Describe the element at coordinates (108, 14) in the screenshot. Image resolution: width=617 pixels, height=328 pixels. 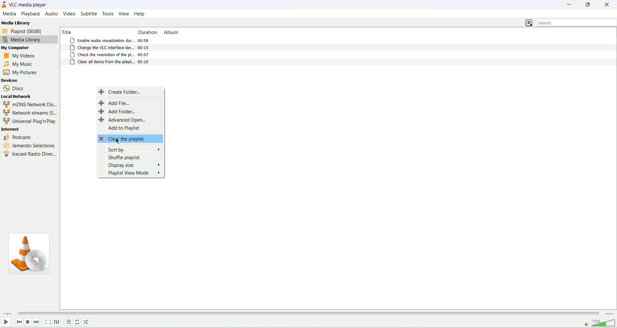
I see `tools` at that location.